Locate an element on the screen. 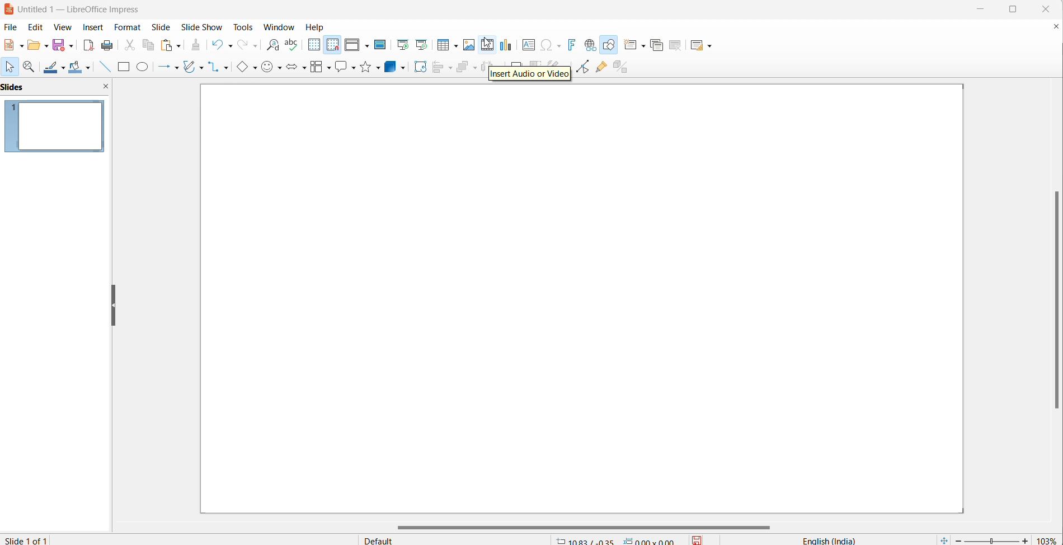  insert text is located at coordinates (526, 46).